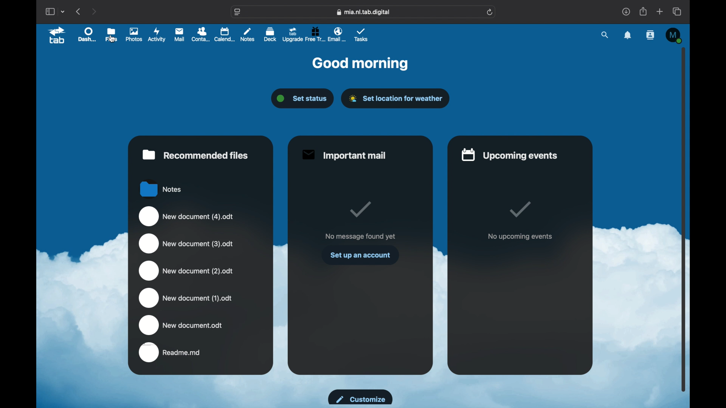 This screenshot has height=408, width=726. I want to click on readme.md, so click(170, 353).